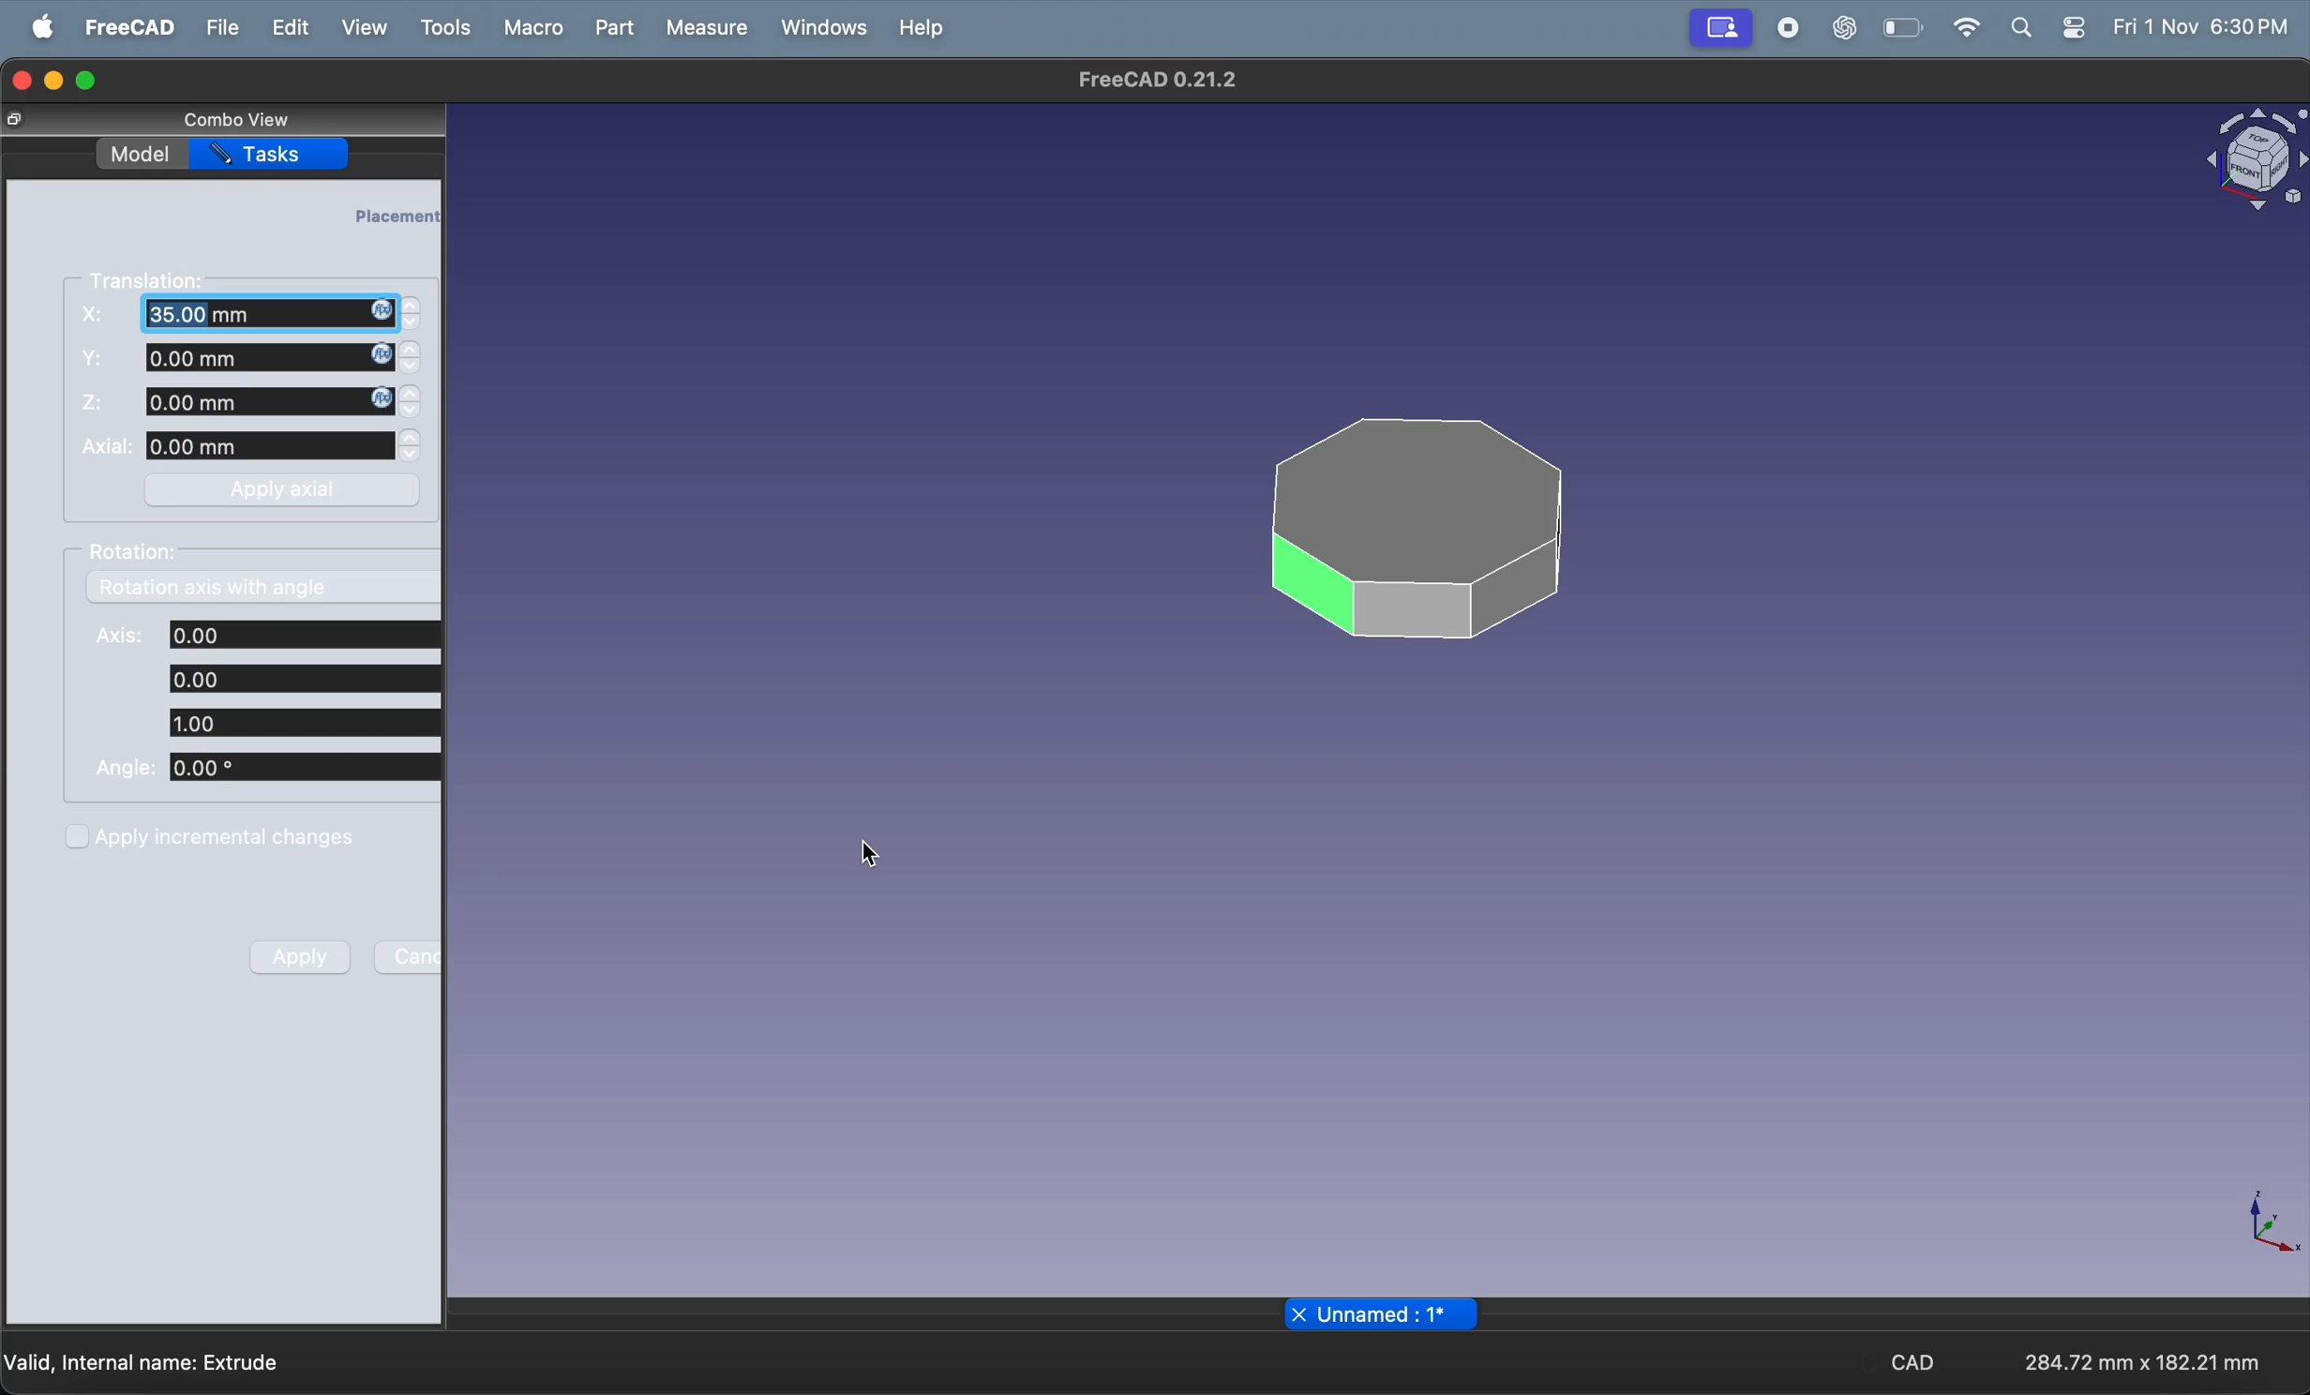 The width and height of the screenshot is (2310, 1395). What do you see at coordinates (288, 489) in the screenshot?
I see `Apply axial` at bounding box center [288, 489].